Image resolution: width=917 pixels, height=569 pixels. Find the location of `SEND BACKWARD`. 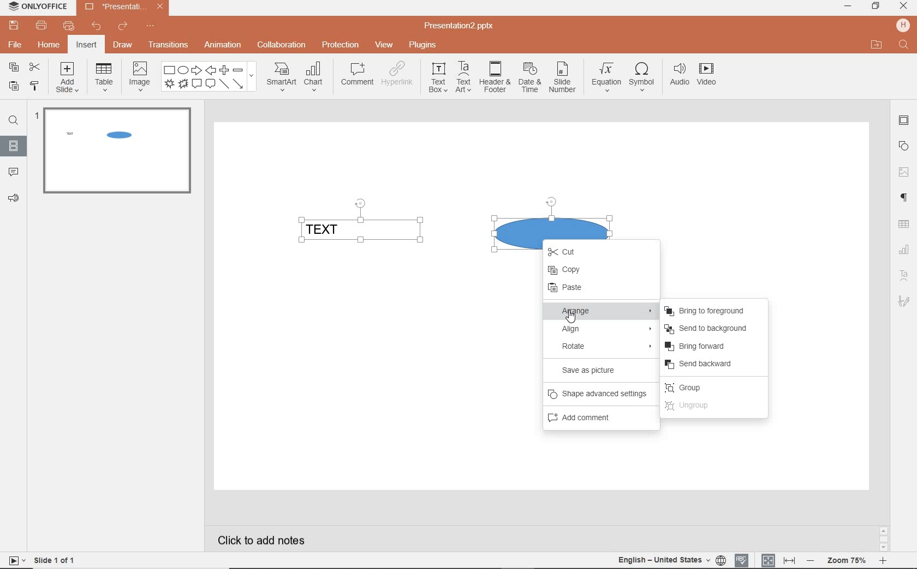

SEND BACKWARD is located at coordinates (711, 364).